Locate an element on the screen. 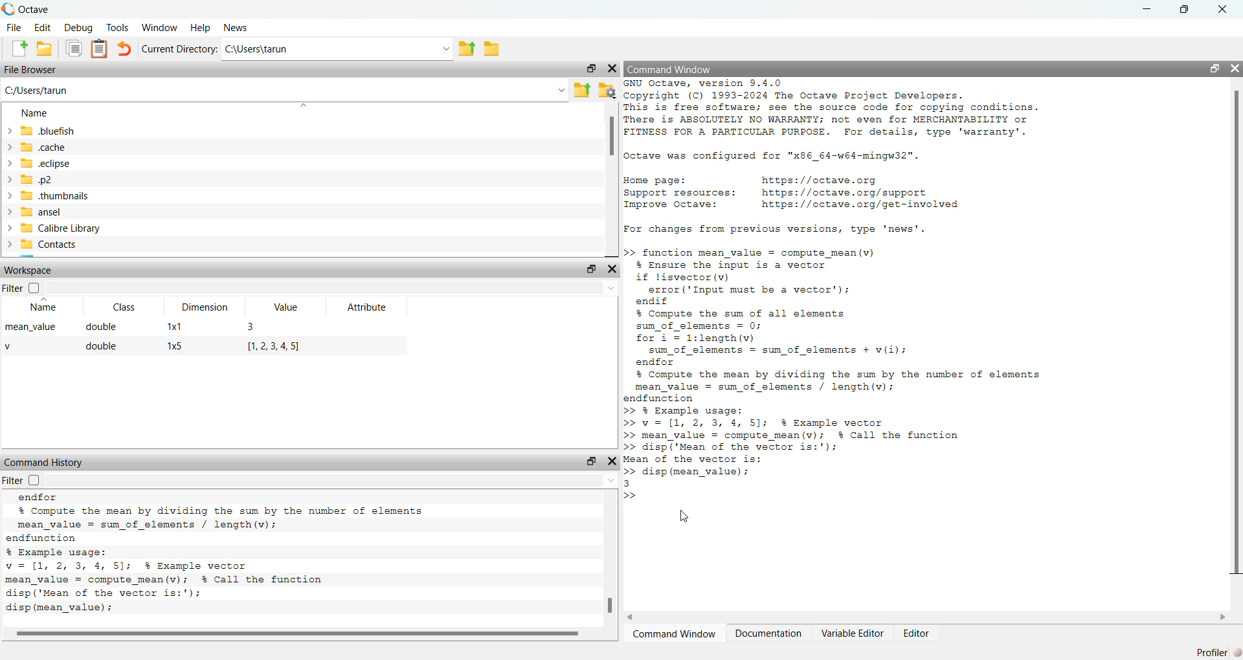 The height and width of the screenshot is (660, 1243). share folder is located at coordinates (466, 49).